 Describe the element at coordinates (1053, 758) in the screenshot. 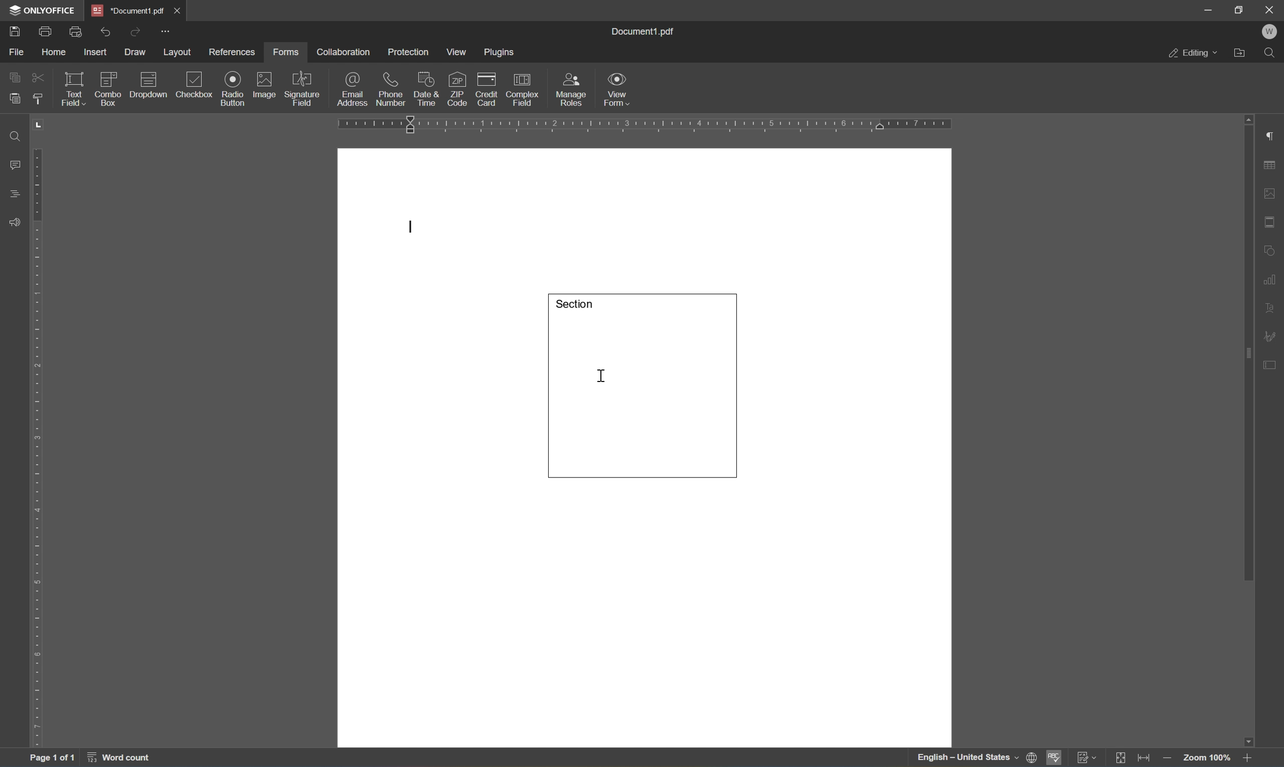

I see `spell checking` at that location.